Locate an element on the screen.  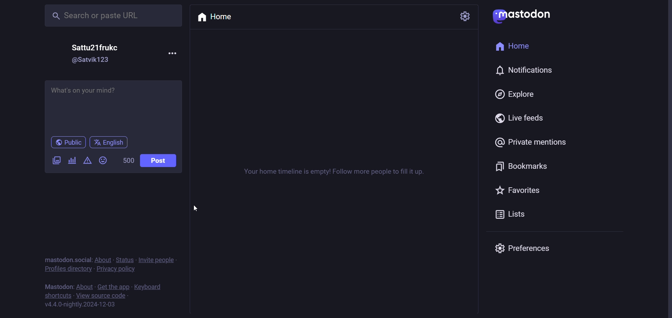
more is located at coordinates (172, 54).